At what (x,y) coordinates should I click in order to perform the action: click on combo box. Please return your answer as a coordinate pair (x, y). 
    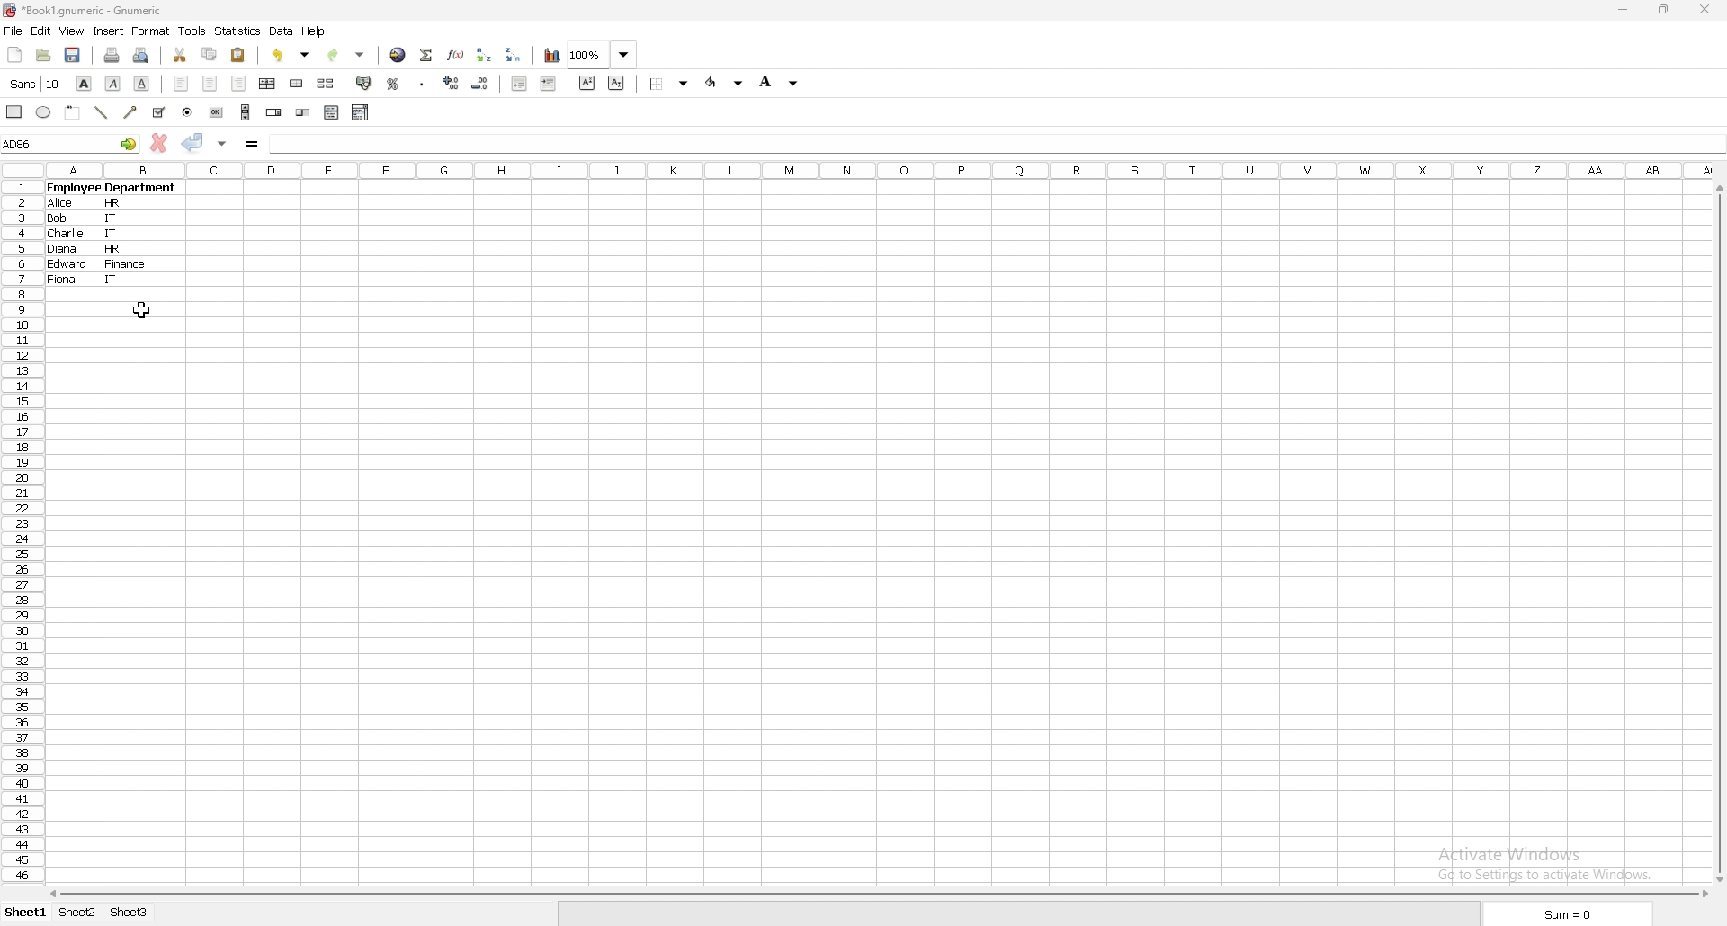
    Looking at the image, I should click on (361, 112).